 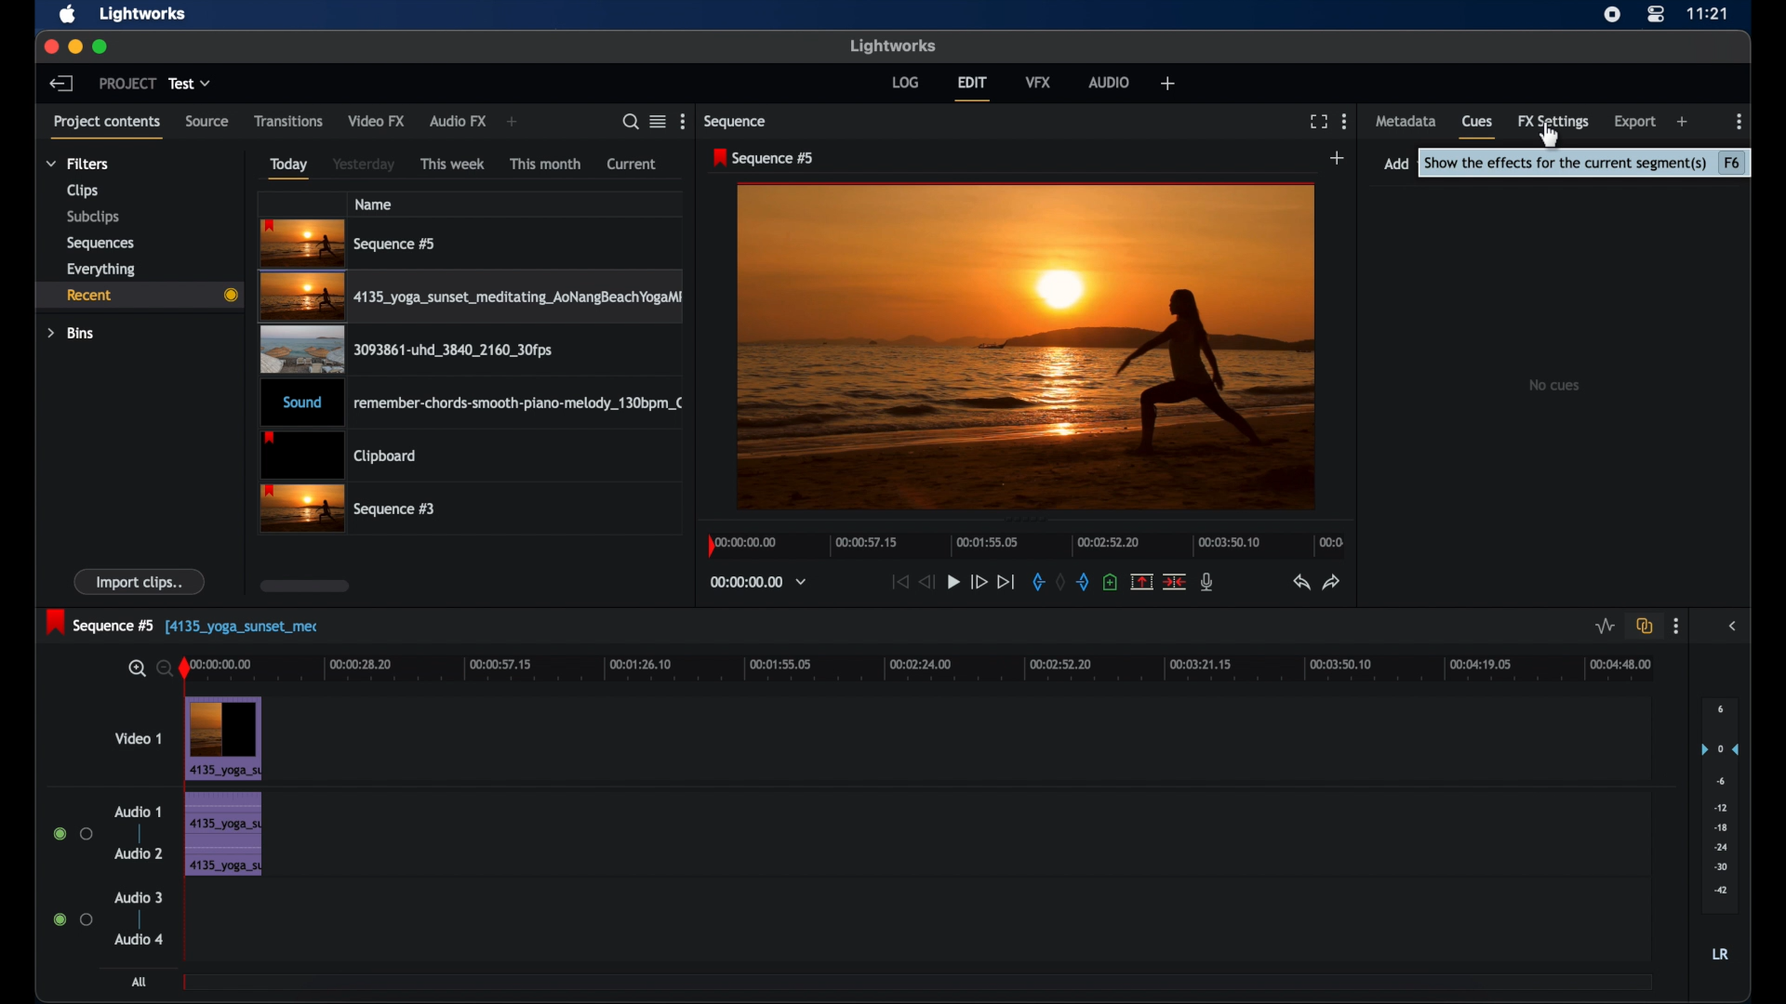 What do you see at coordinates (138, 296) in the screenshot?
I see `recent` at bounding box center [138, 296].